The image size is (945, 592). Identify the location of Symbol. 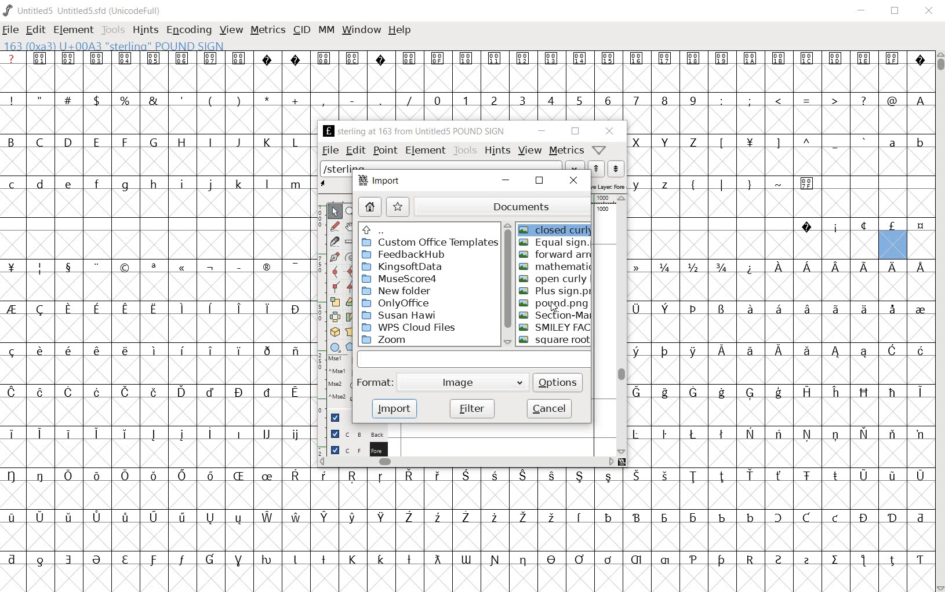
(693, 310).